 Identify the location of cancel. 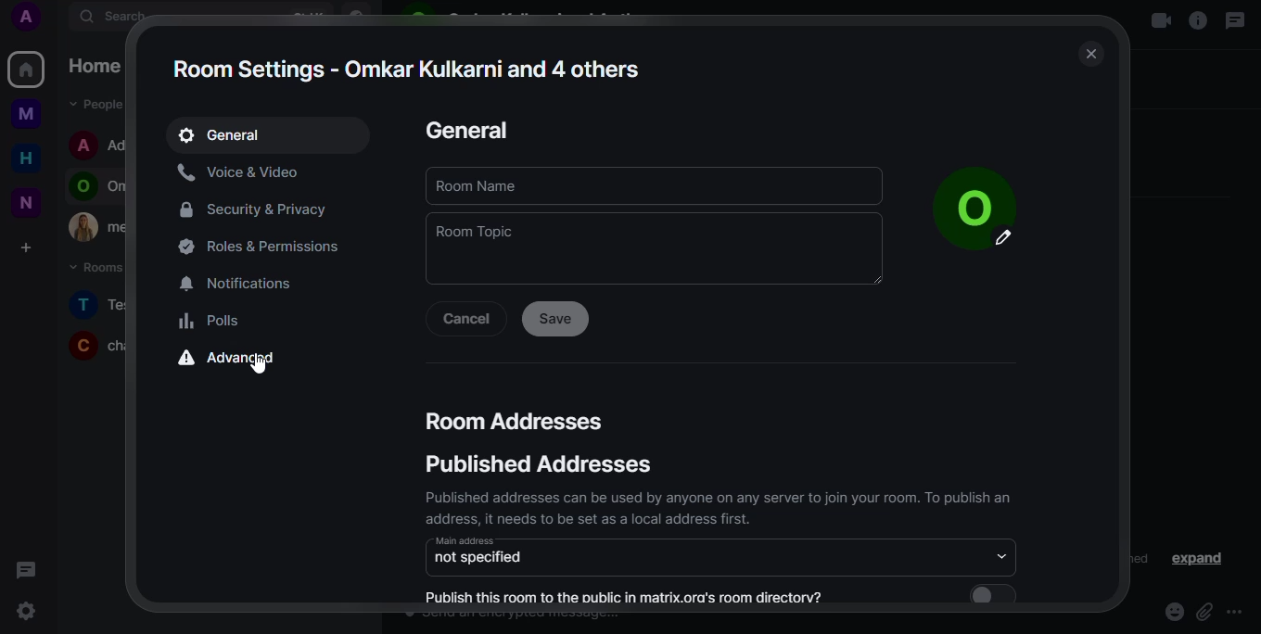
(467, 317).